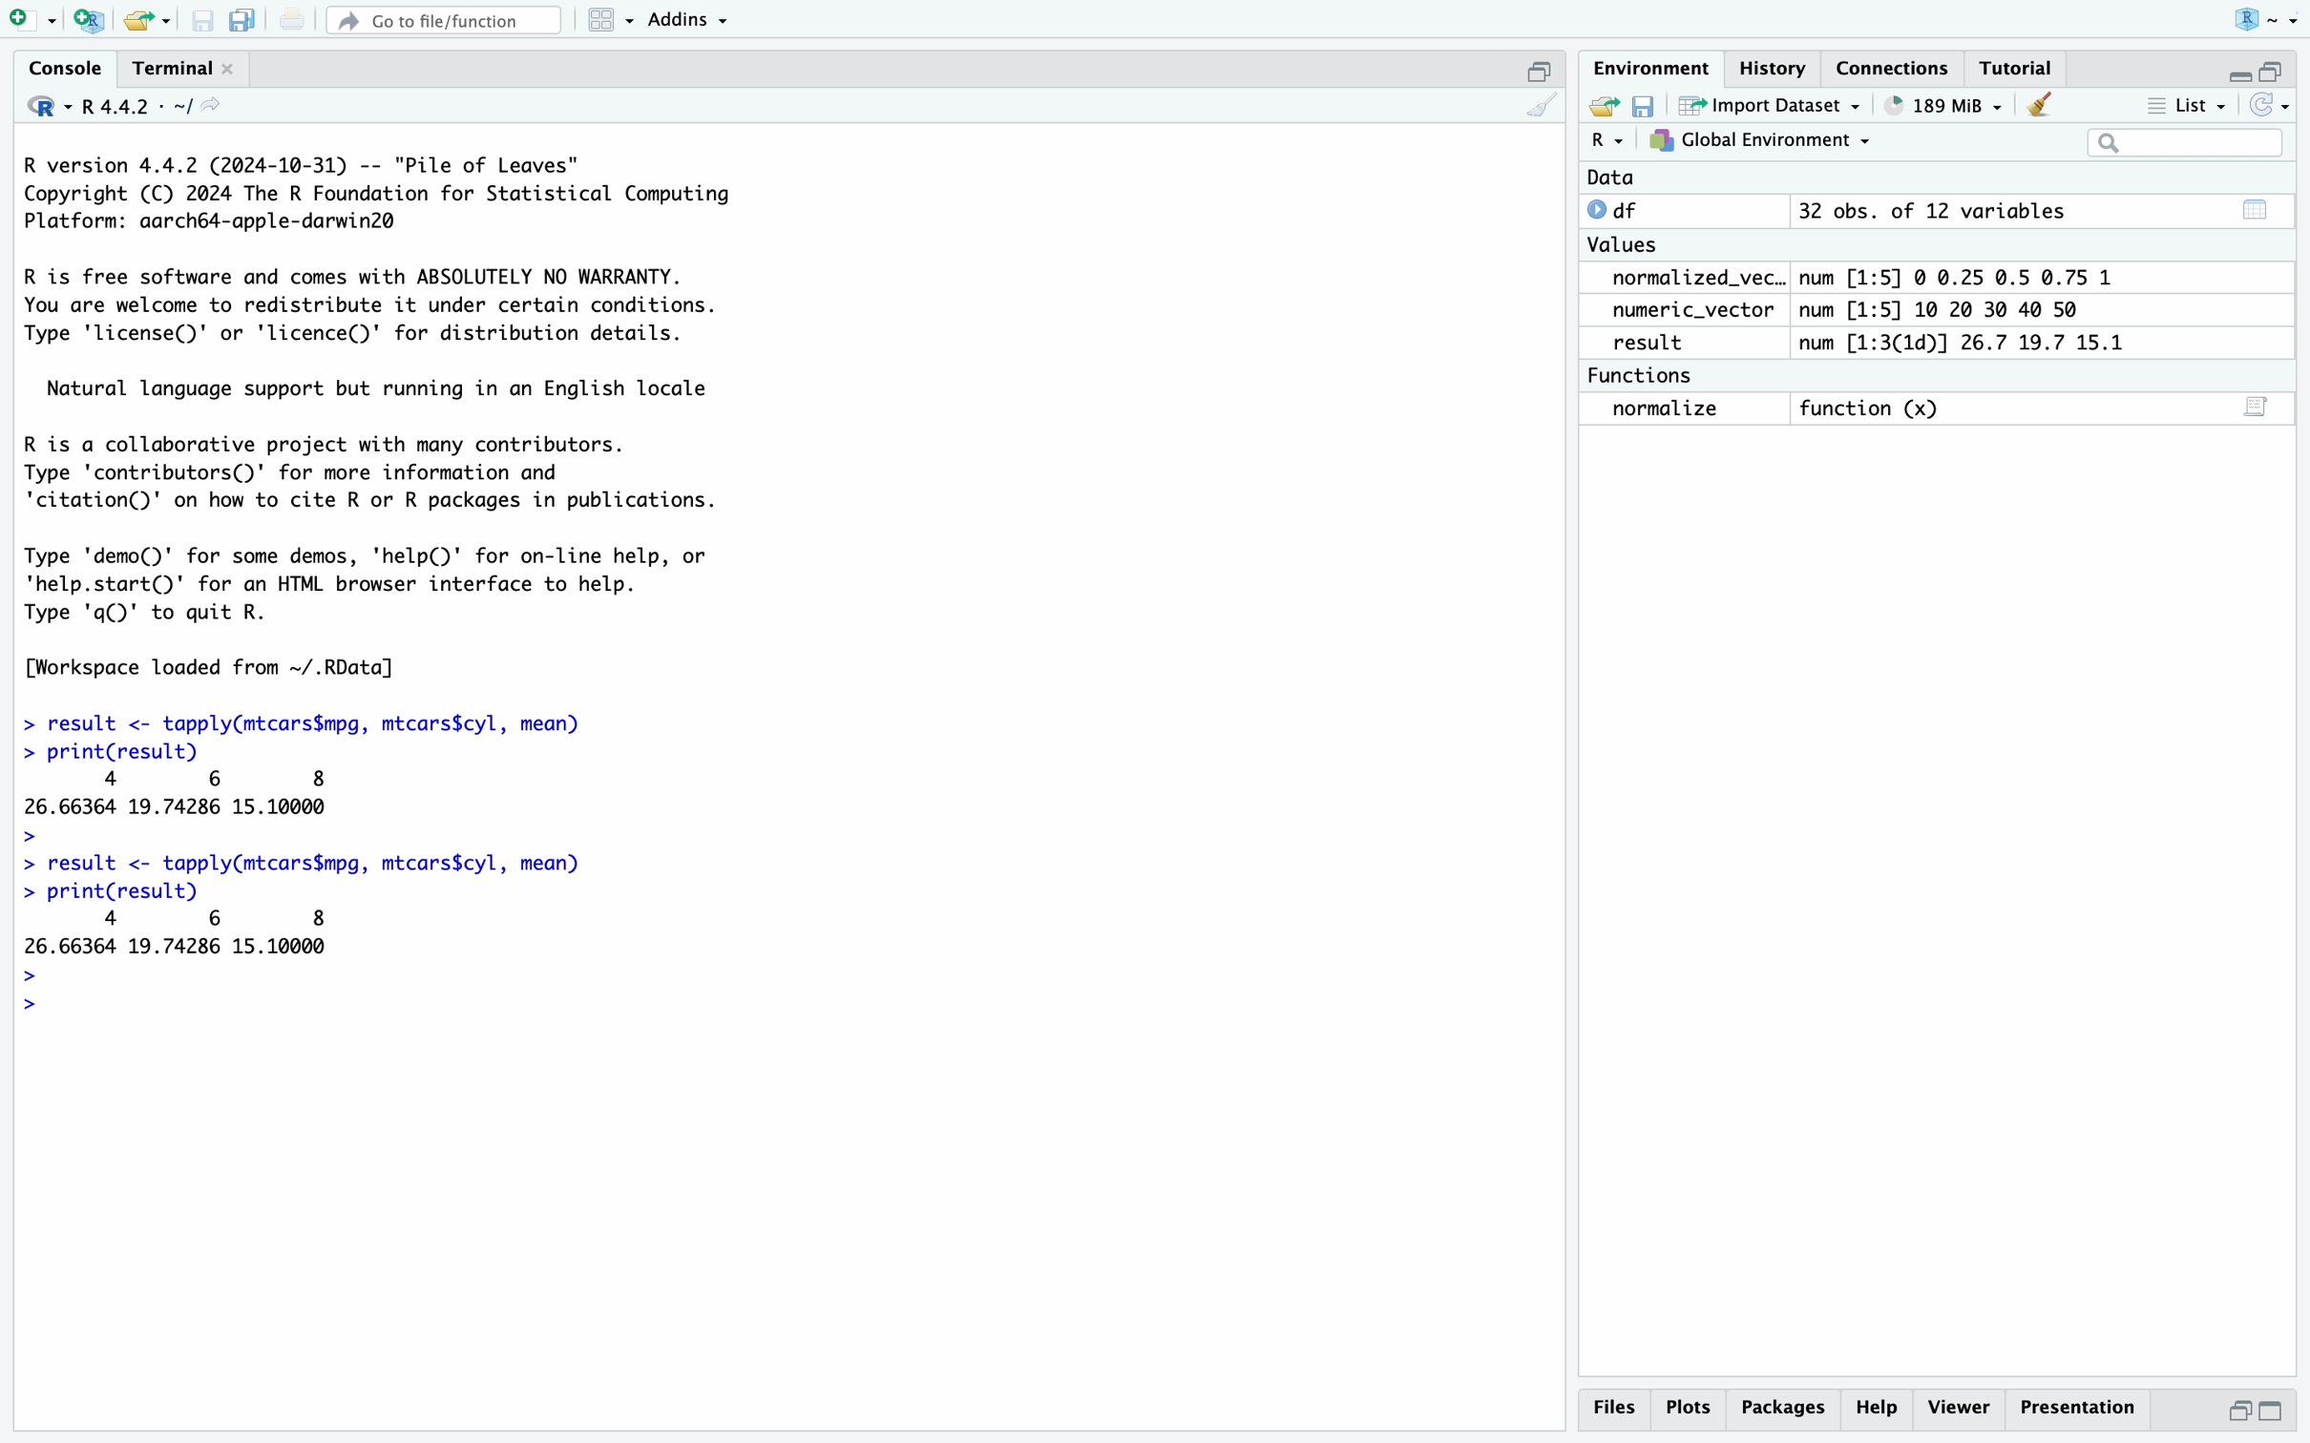  What do you see at coordinates (445, 20) in the screenshot?
I see `Go to file/function` at bounding box center [445, 20].